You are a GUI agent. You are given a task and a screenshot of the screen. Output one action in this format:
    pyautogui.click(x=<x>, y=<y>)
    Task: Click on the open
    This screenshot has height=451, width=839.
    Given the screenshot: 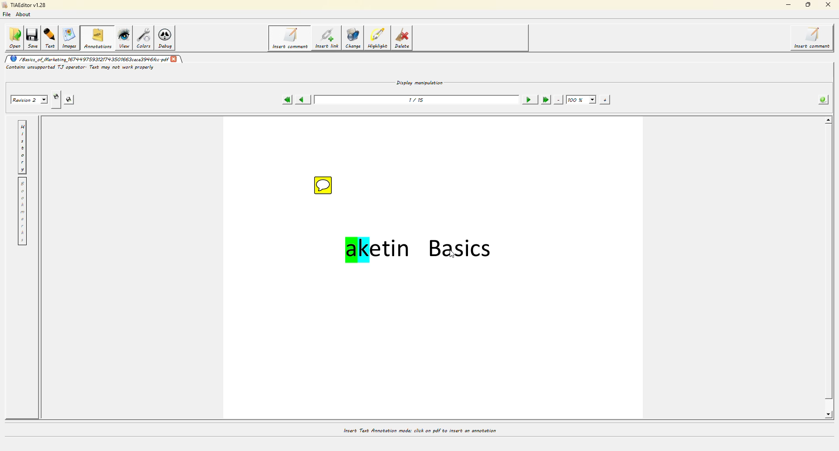 What is the action you would take?
    pyautogui.click(x=14, y=38)
    